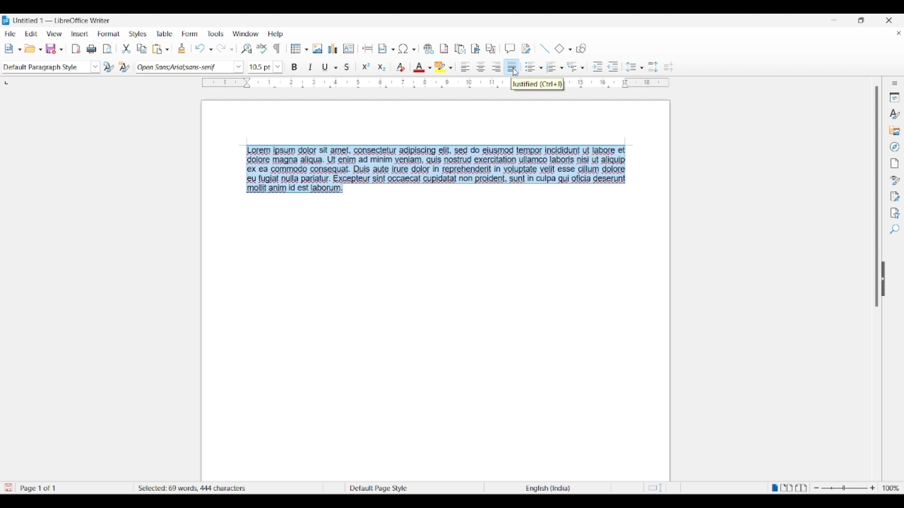 The width and height of the screenshot is (904, 508). What do you see at coordinates (877, 197) in the screenshot?
I see `Vertical slide bar` at bounding box center [877, 197].